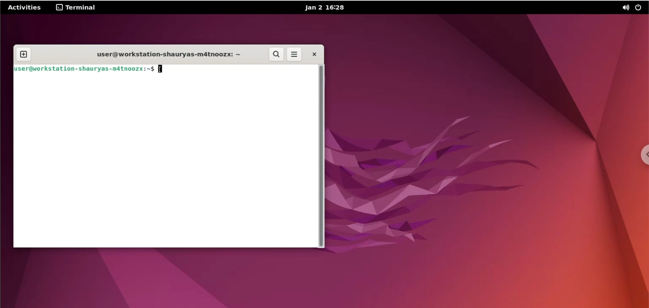  What do you see at coordinates (76, 8) in the screenshot?
I see `terminal` at bounding box center [76, 8].